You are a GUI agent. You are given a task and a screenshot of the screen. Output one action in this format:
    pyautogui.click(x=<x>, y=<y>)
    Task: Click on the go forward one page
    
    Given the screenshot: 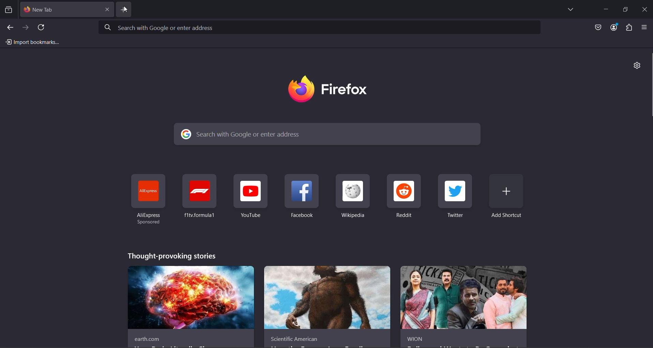 What is the action you would take?
    pyautogui.click(x=27, y=27)
    